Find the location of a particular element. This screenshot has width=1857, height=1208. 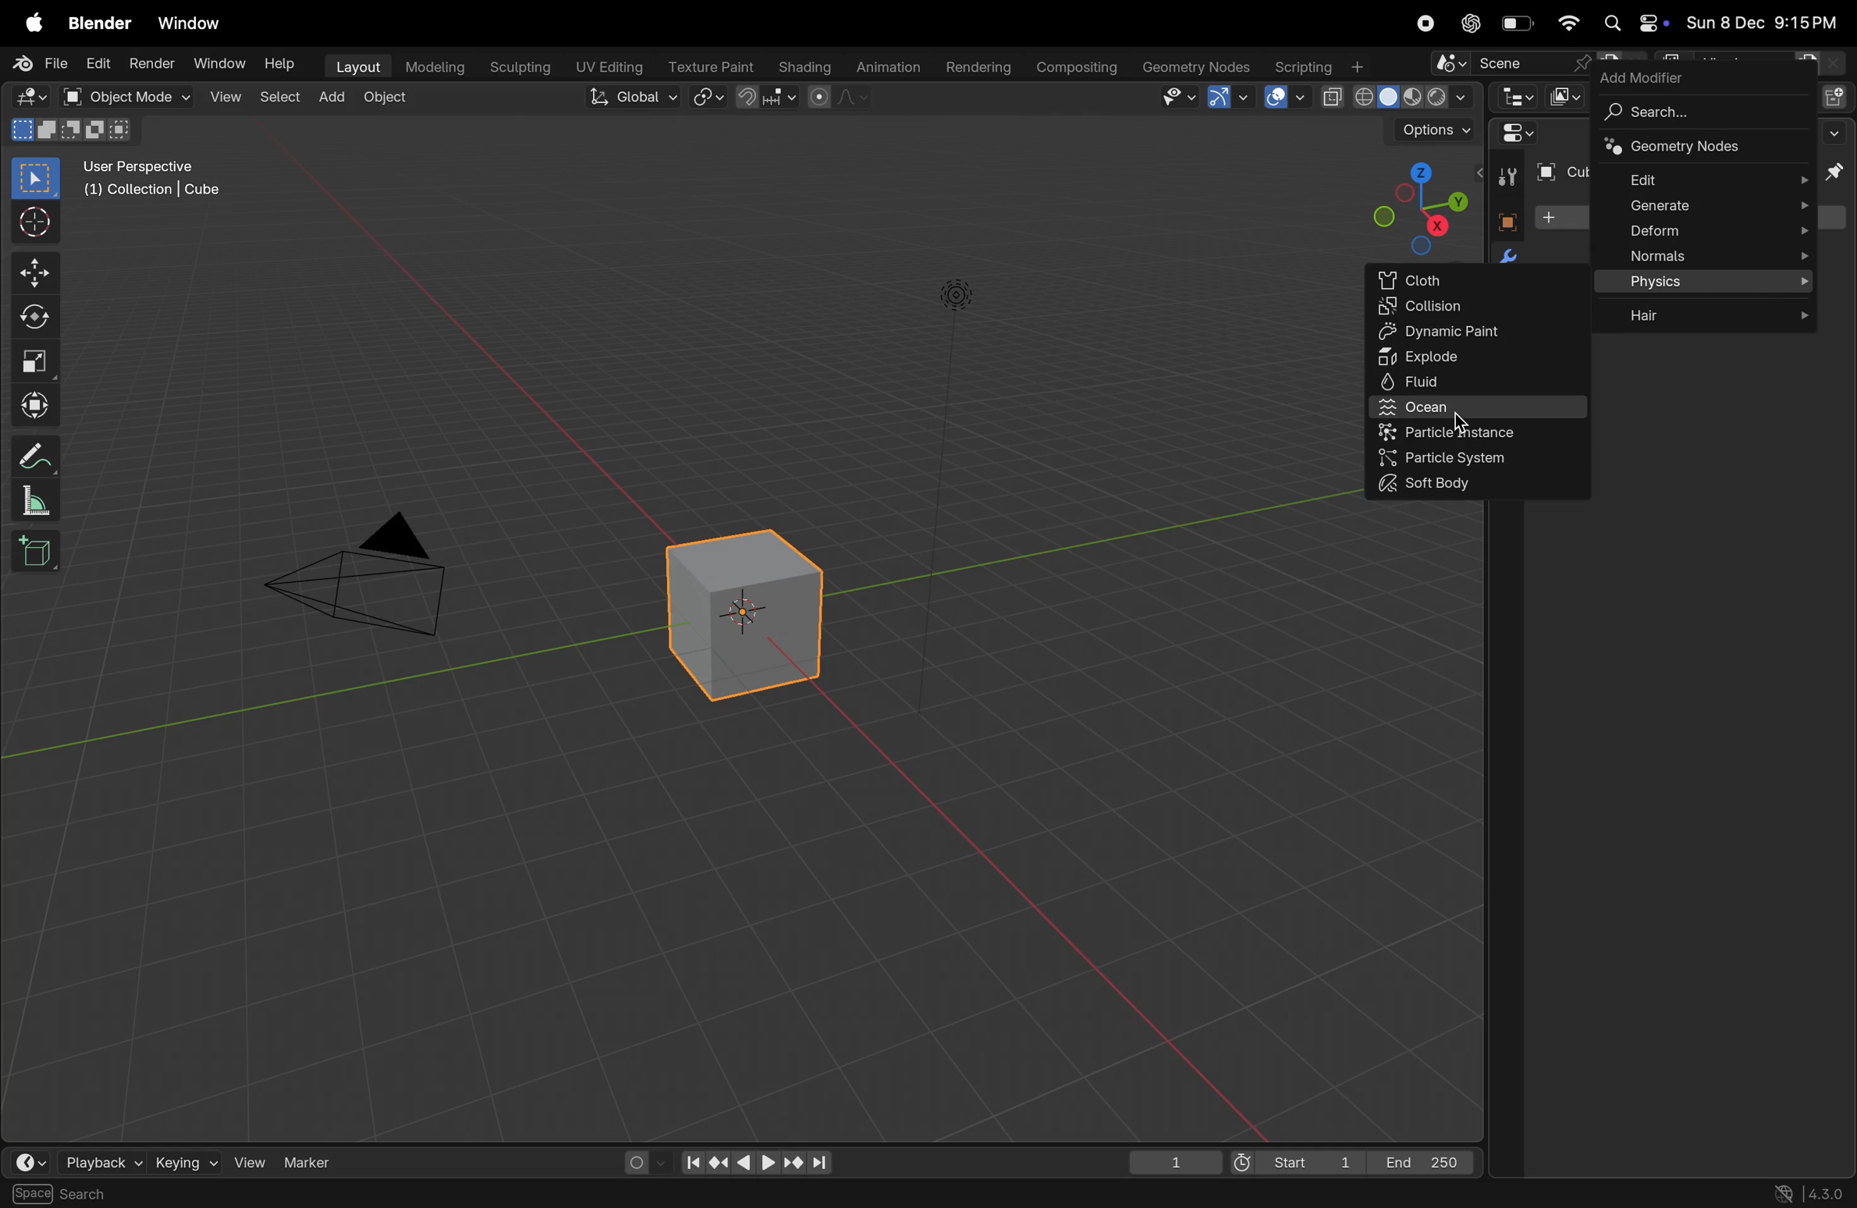

modelling is located at coordinates (435, 66).